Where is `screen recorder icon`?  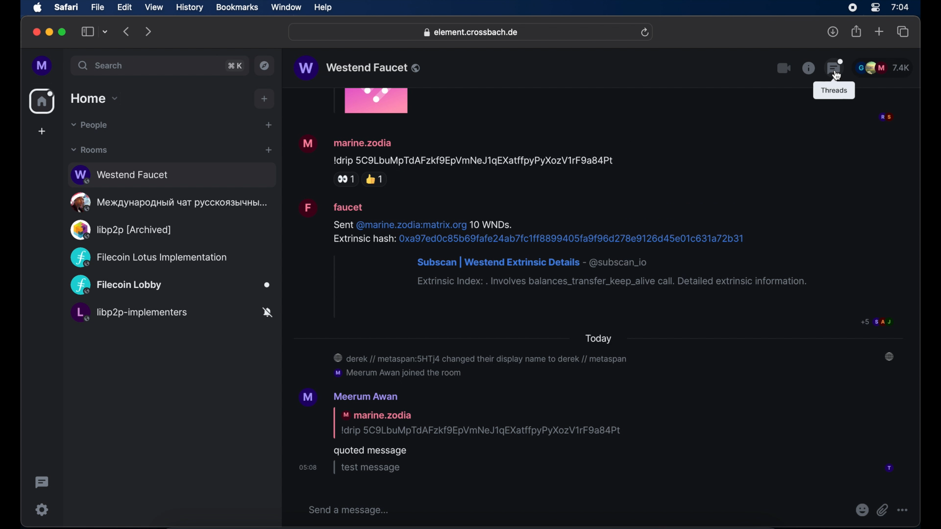 screen recorder icon is located at coordinates (852, 8).